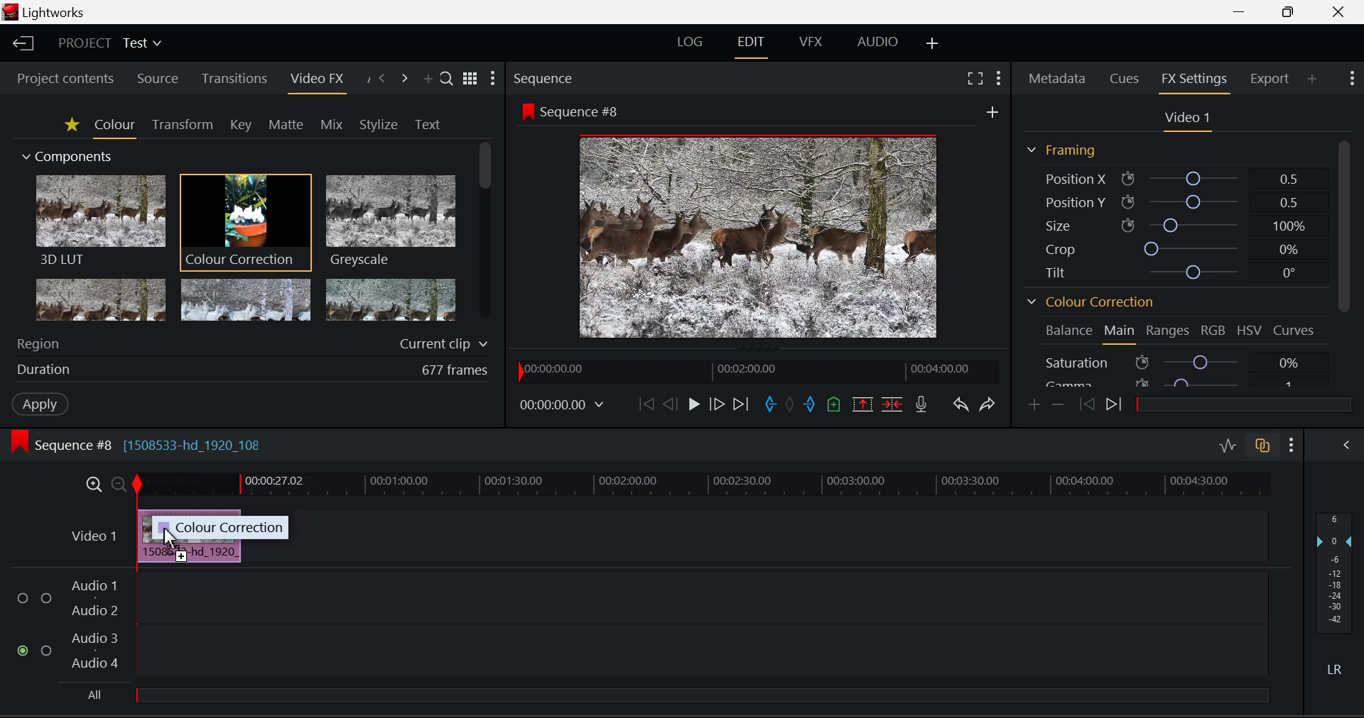  What do you see at coordinates (1346, 445) in the screenshot?
I see `Show Audio Mix` at bounding box center [1346, 445].